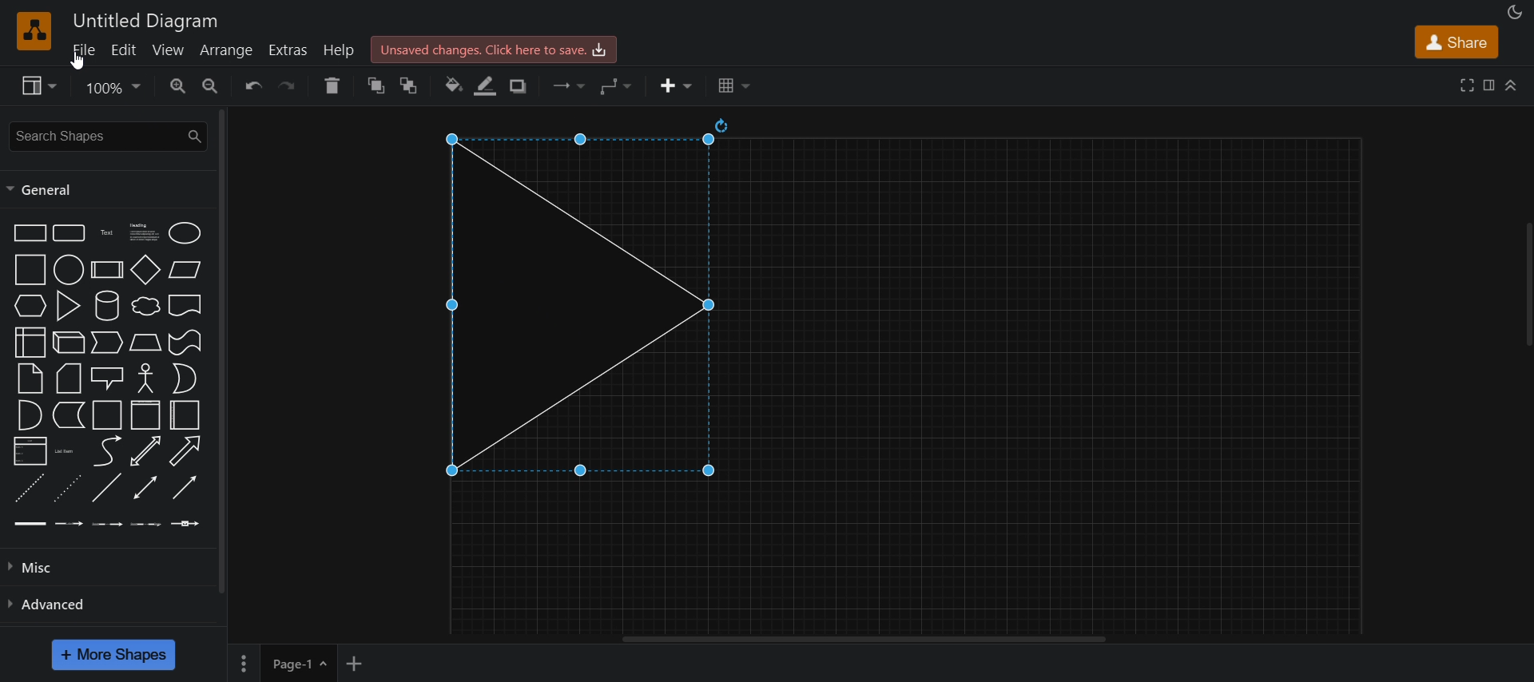  What do you see at coordinates (183, 268) in the screenshot?
I see `paralleogram` at bounding box center [183, 268].